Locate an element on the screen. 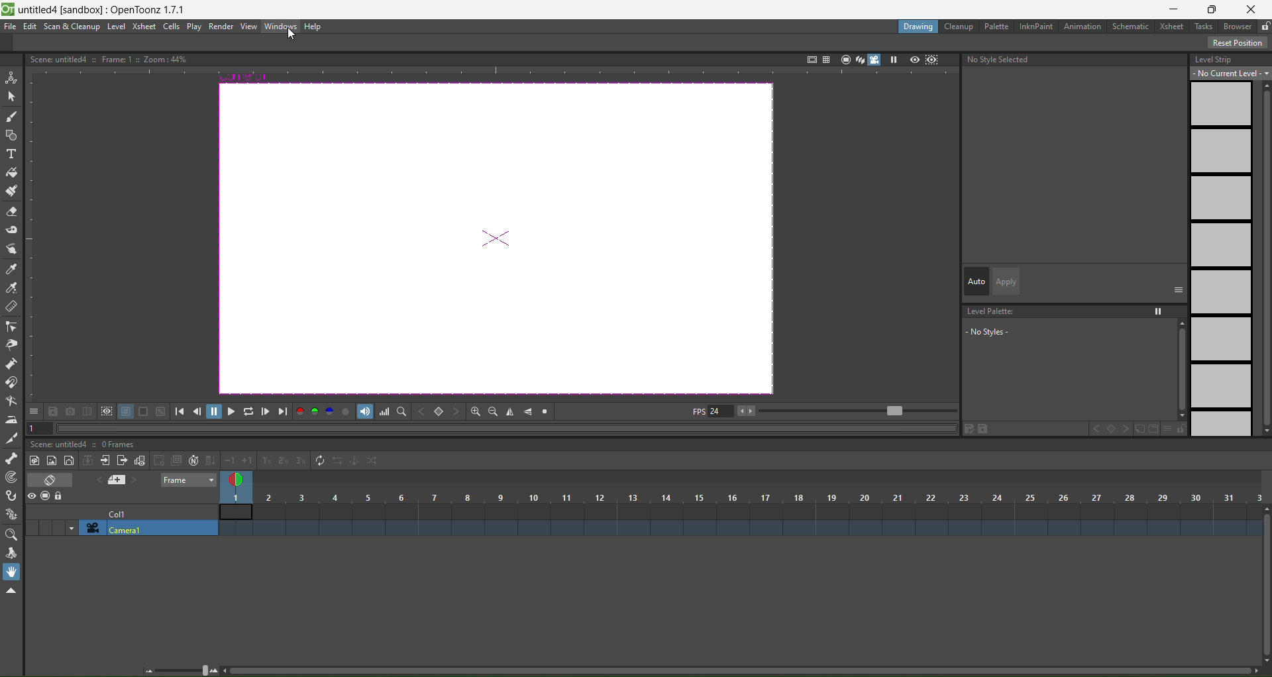 The height and width of the screenshot is (677, 1272). style picker tool is located at coordinates (11, 270).